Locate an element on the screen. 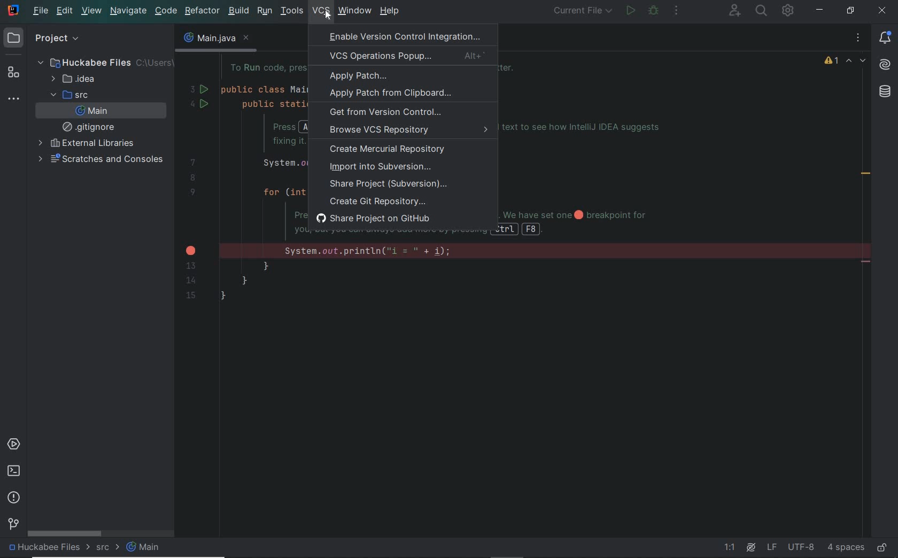  vcs is located at coordinates (315, 12).